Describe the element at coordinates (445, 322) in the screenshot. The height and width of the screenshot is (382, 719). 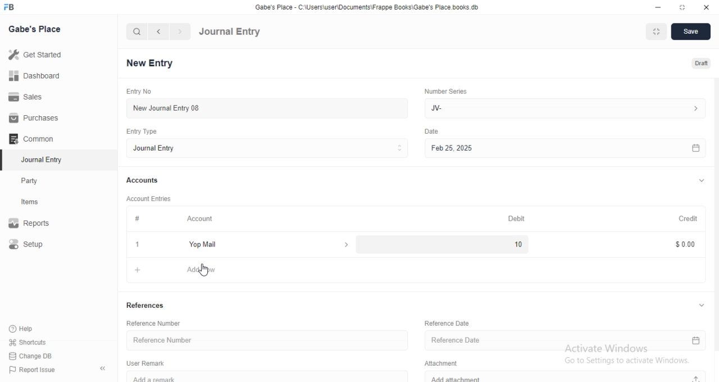
I see `Reference Date` at that location.